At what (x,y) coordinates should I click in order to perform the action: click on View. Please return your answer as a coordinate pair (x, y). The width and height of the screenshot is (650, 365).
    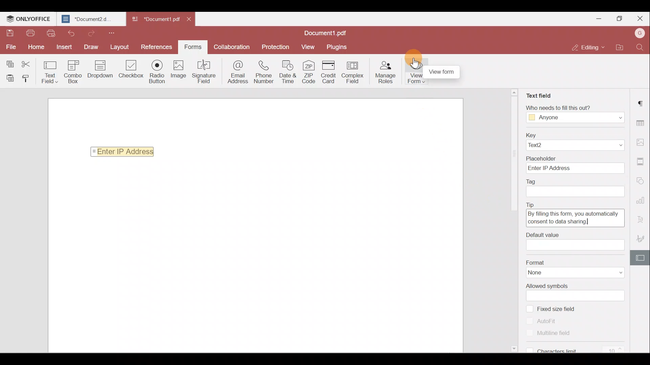
    Looking at the image, I should click on (308, 47).